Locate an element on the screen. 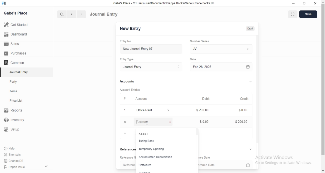 Image resolution: width=325 pixels, height=173 pixels. + ASSET is located at coordinates (144, 134).